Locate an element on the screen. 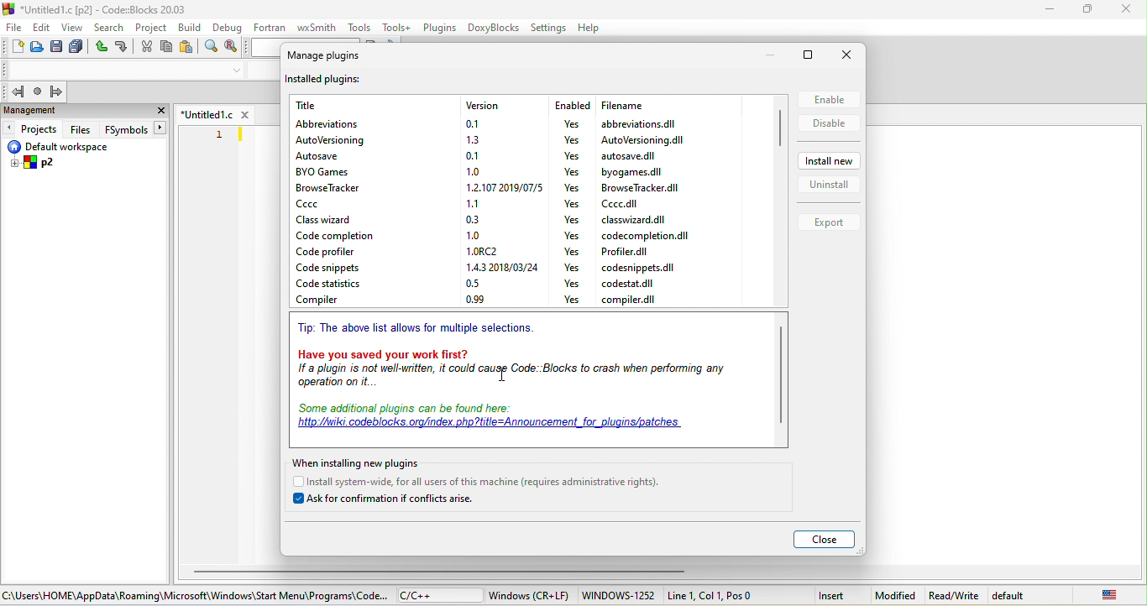  Yes is located at coordinates (573, 171).